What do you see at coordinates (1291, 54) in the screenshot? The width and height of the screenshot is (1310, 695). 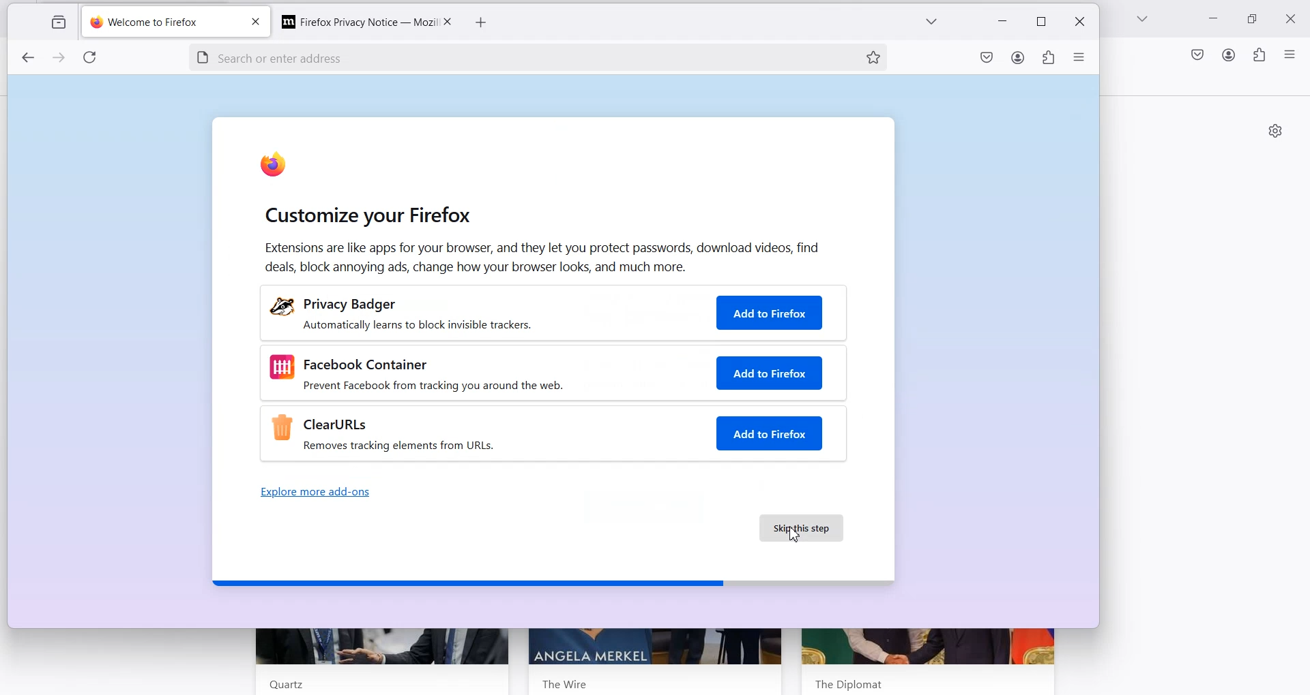 I see `Open Application menu` at bounding box center [1291, 54].